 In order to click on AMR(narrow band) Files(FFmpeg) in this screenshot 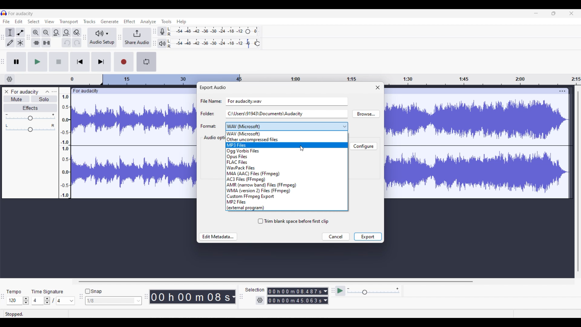, I will do `click(287, 185)`.